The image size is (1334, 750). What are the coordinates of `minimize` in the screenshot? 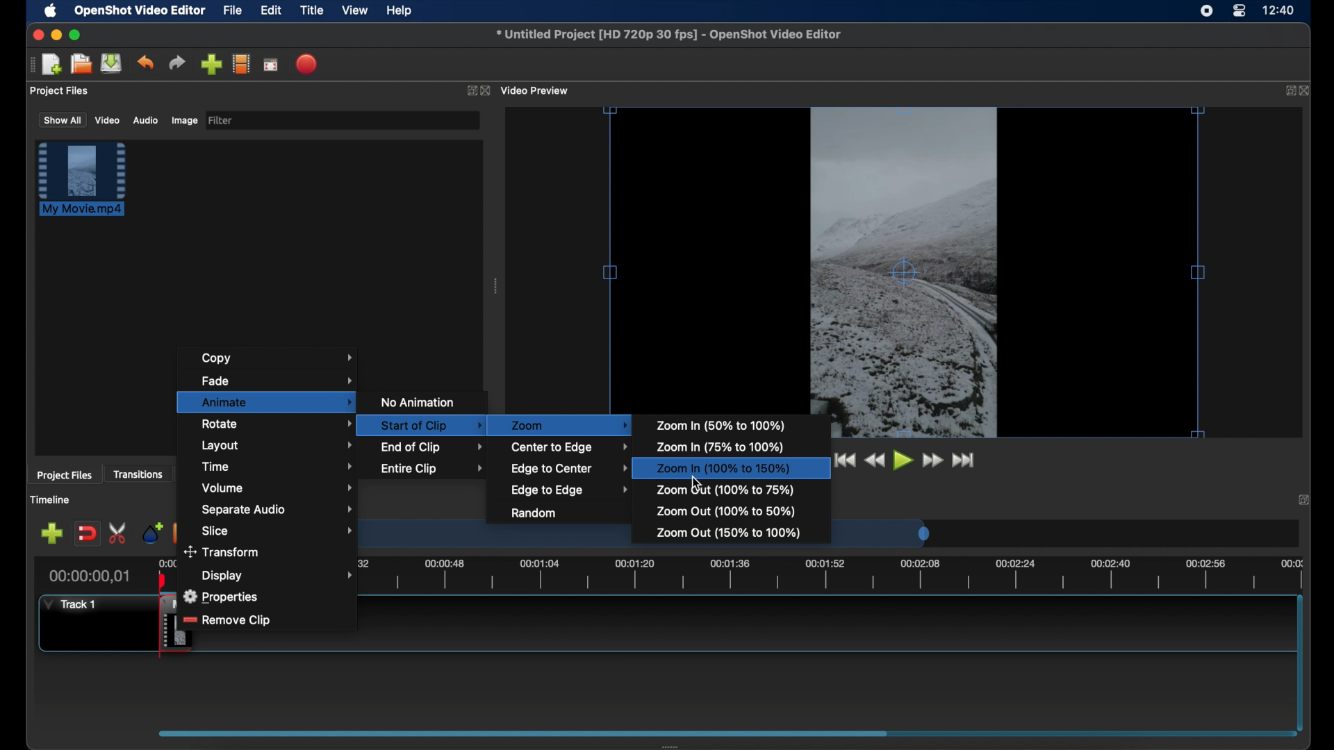 It's located at (56, 35).